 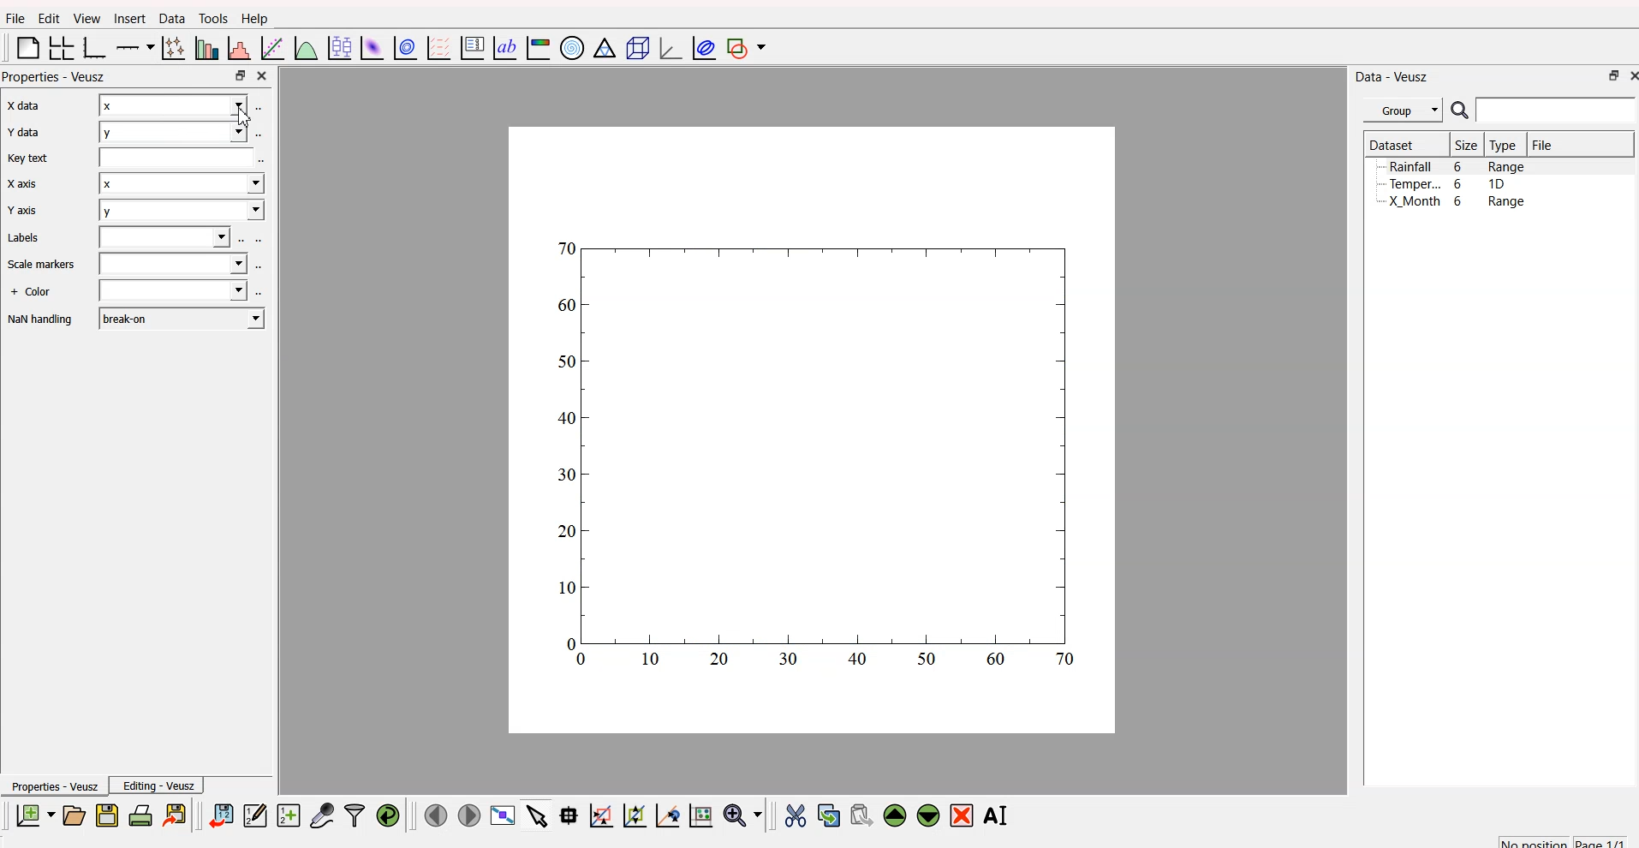 I want to click on 3D scene, so click(x=634, y=47).